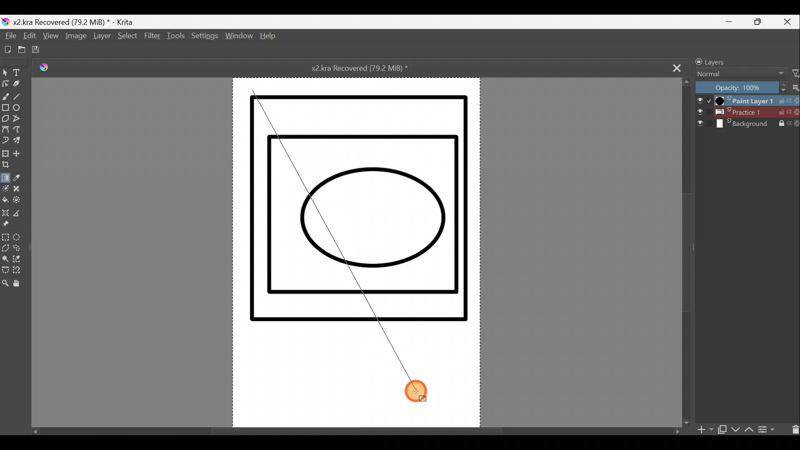  What do you see at coordinates (6, 227) in the screenshot?
I see `Reference images tool` at bounding box center [6, 227].